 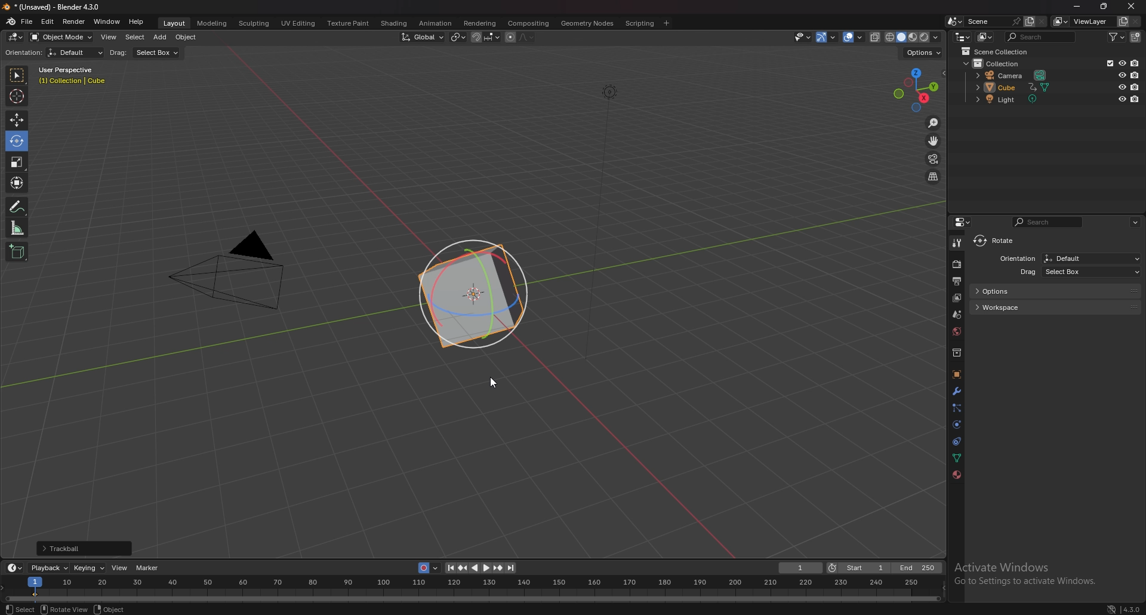 I want to click on filter, so click(x=1116, y=36).